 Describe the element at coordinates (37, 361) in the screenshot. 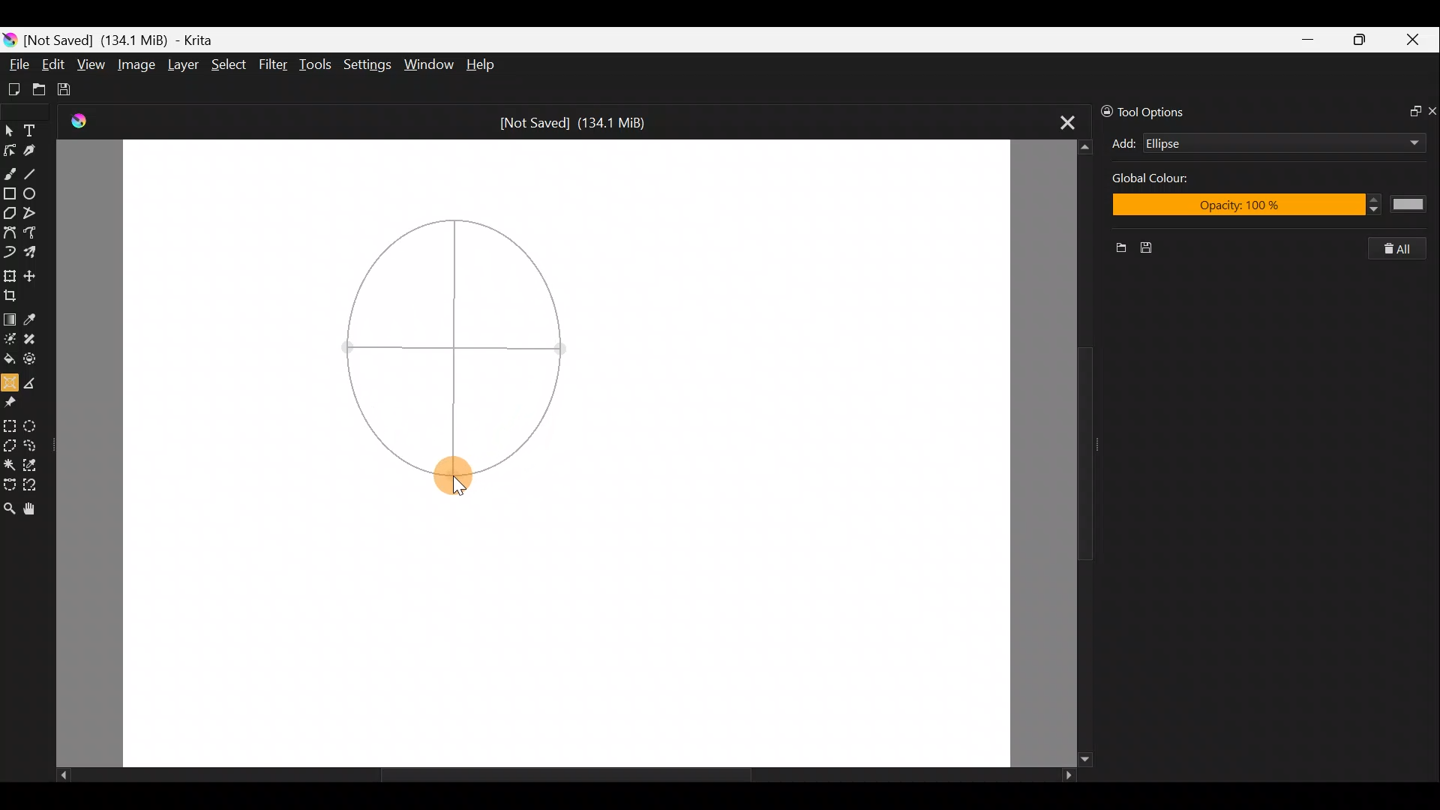

I see `Enclose and fill tool` at that location.